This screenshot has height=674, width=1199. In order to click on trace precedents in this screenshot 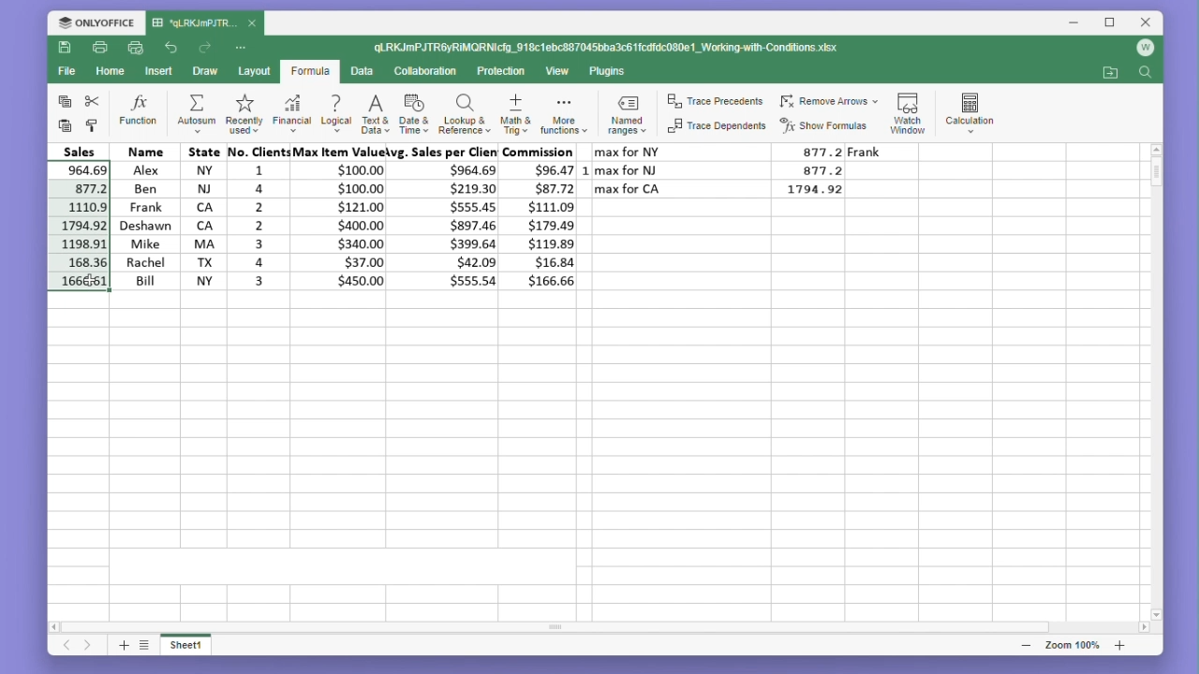, I will do `click(718, 103)`.